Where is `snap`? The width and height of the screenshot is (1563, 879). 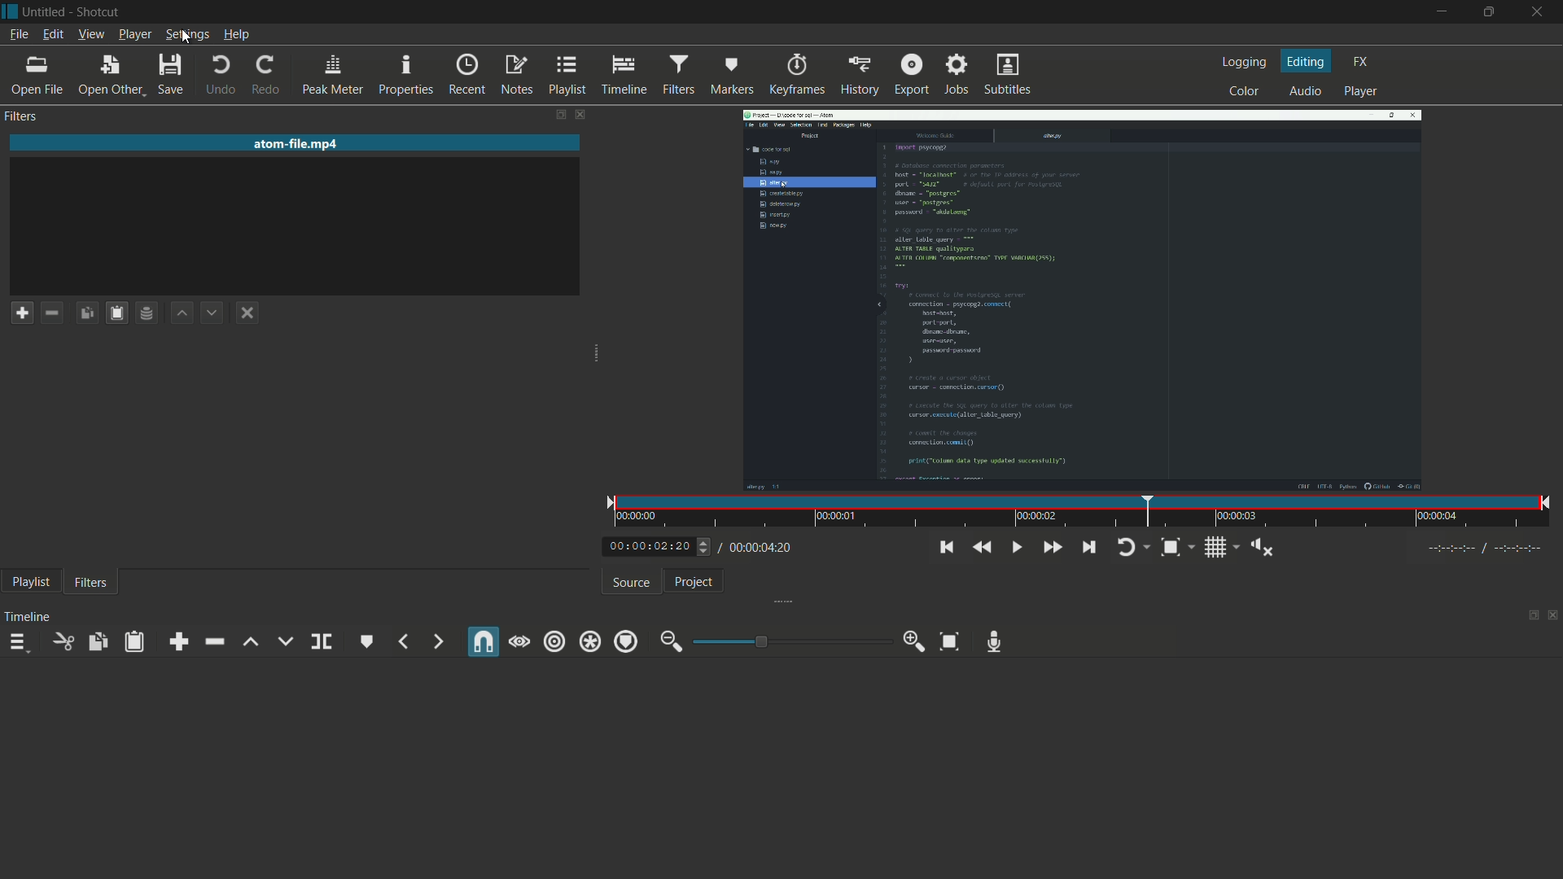 snap is located at coordinates (484, 643).